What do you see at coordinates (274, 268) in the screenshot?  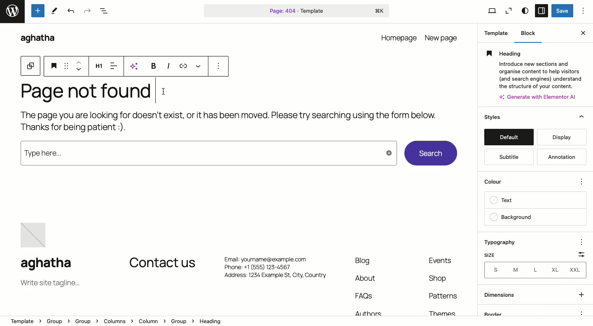 I see `Phone: +1 (555) 123-4567` at bounding box center [274, 268].